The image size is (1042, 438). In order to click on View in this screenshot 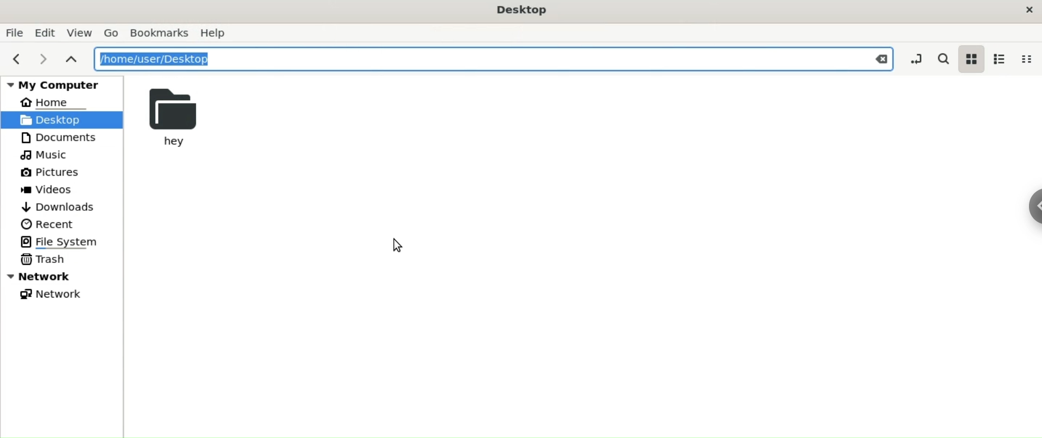, I will do `click(81, 34)`.